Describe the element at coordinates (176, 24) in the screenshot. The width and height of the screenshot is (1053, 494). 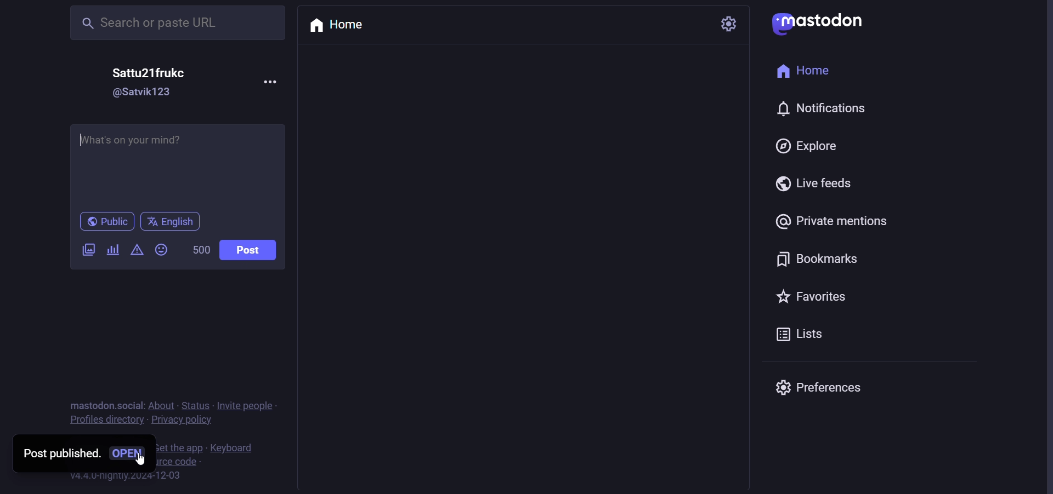
I see `search` at that location.